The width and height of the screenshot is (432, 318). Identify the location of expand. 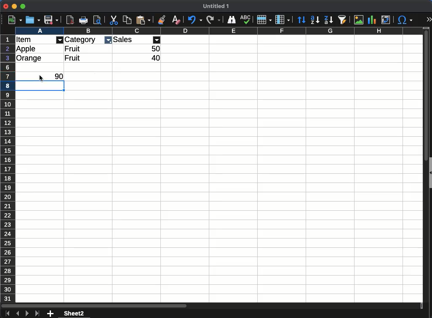
(428, 19).